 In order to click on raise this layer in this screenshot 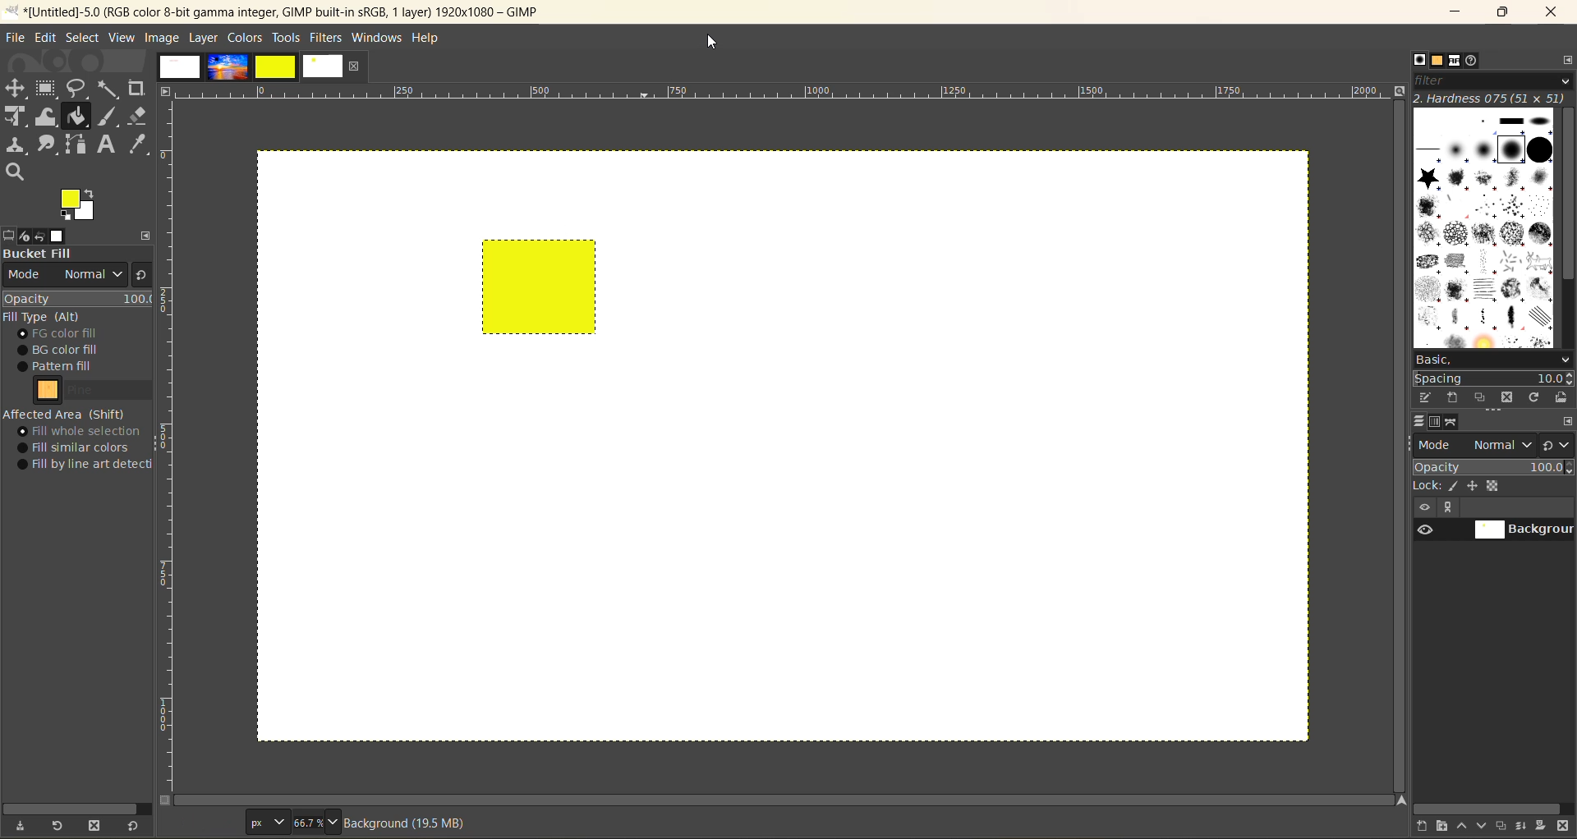, I will do `click(1465, 825)`.